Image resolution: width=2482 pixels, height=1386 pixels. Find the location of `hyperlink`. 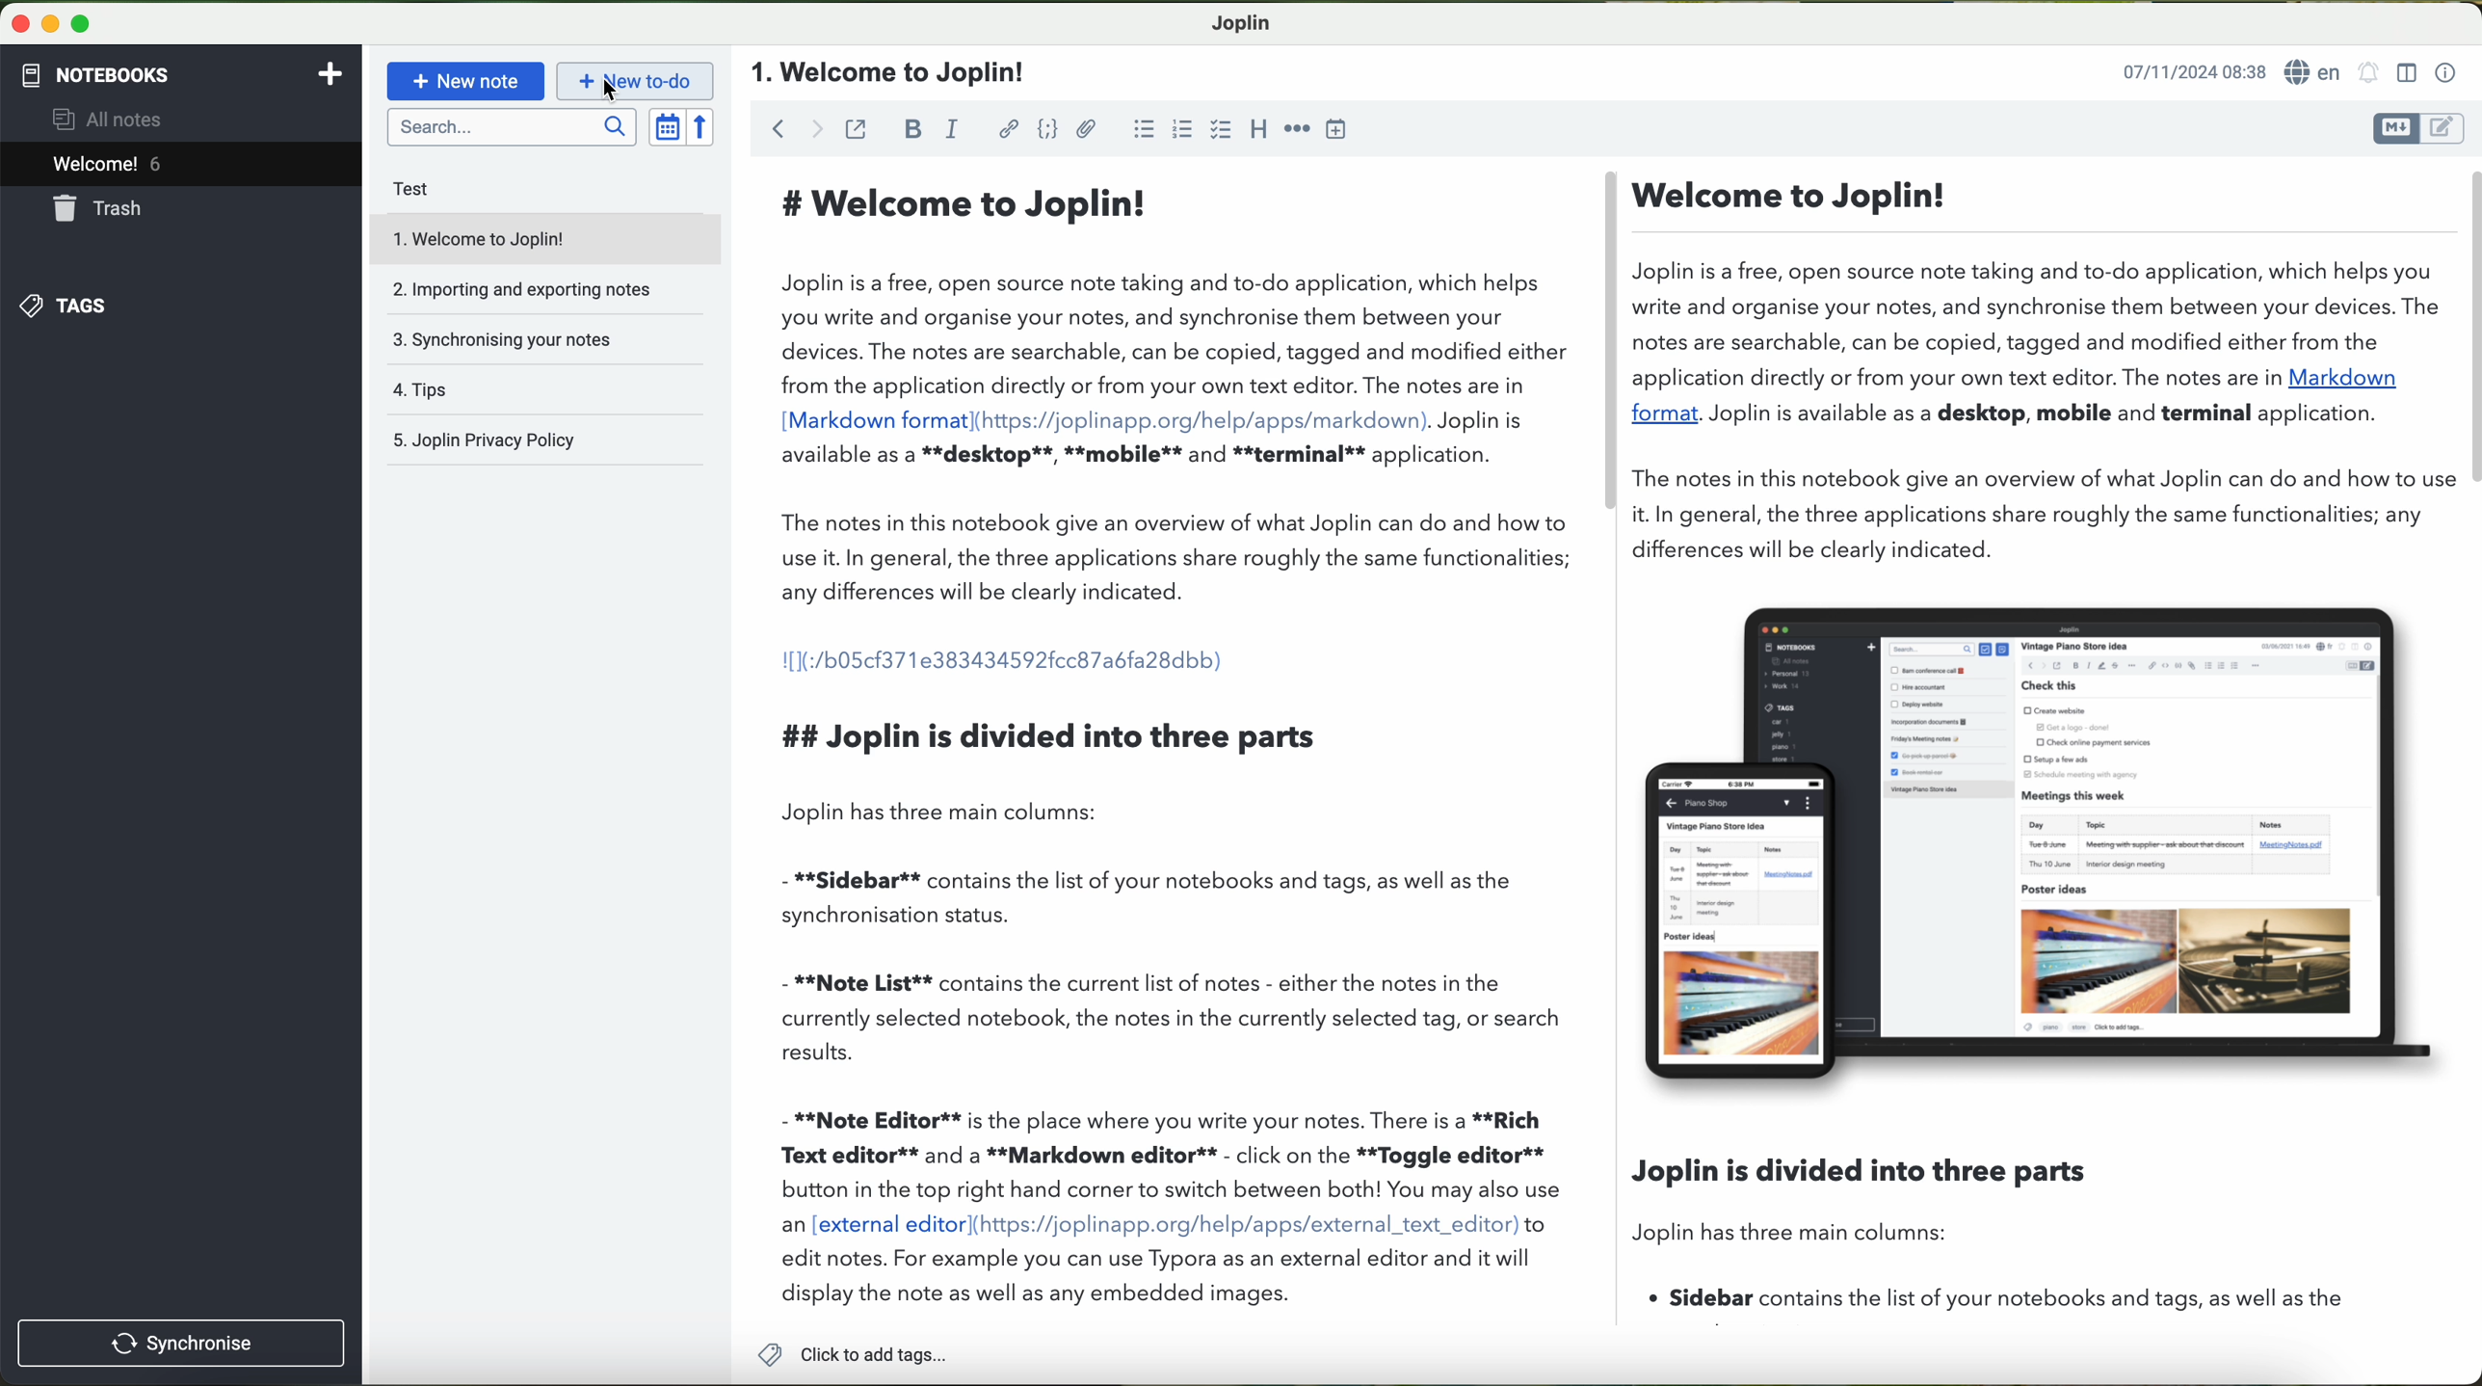

hyperlink is located at coordinates (1004, 130).